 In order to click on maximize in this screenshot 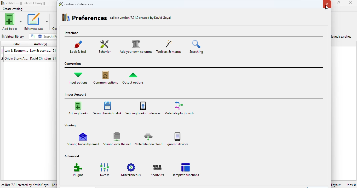, I will do `click(339, 3)`.